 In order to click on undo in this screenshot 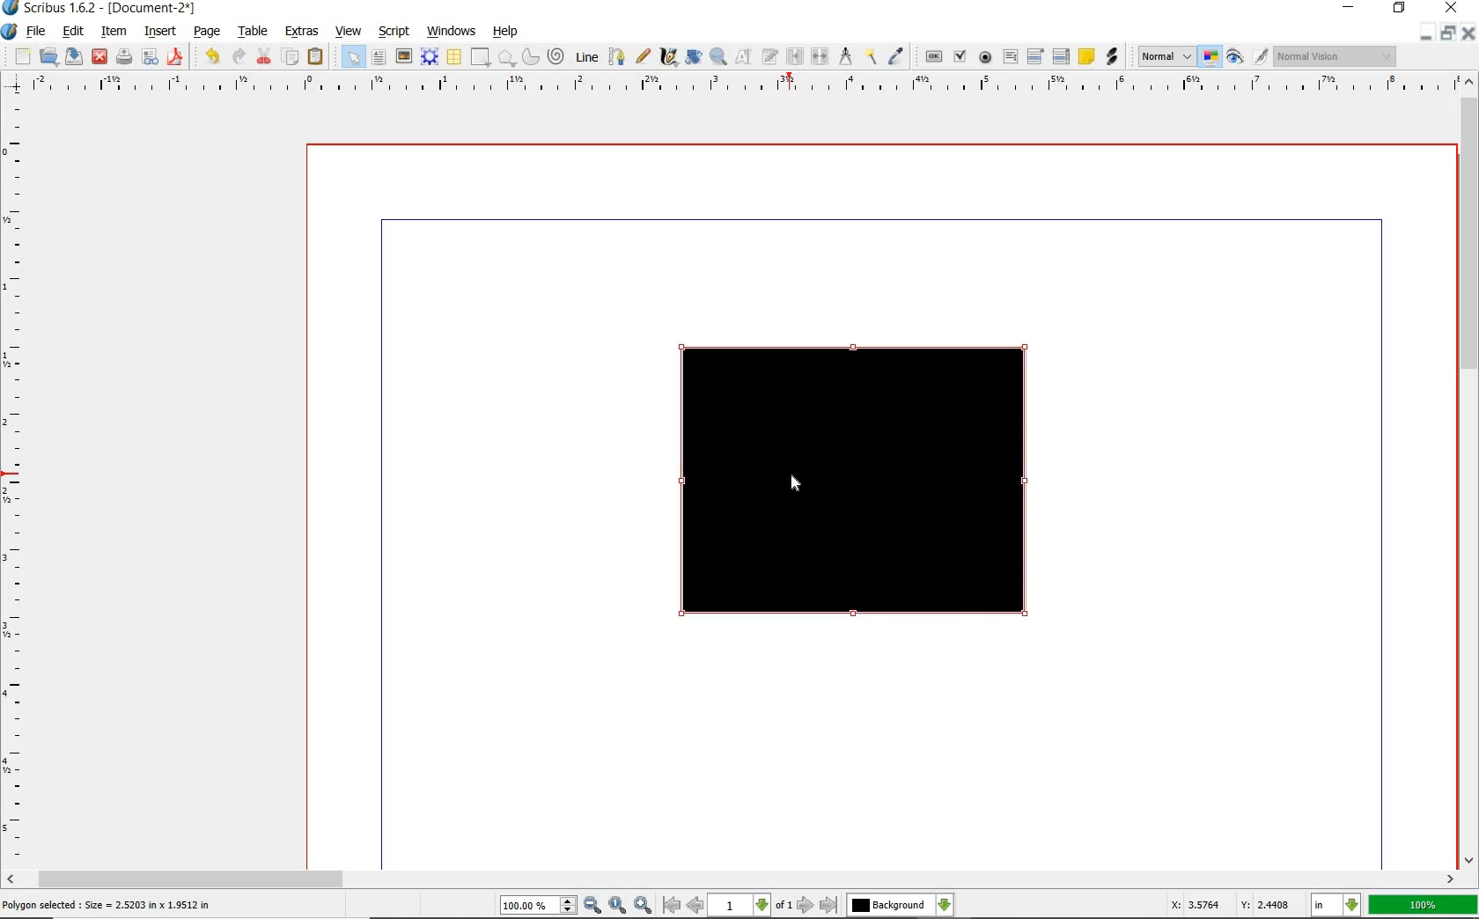, I will do `click(212, 58)`.